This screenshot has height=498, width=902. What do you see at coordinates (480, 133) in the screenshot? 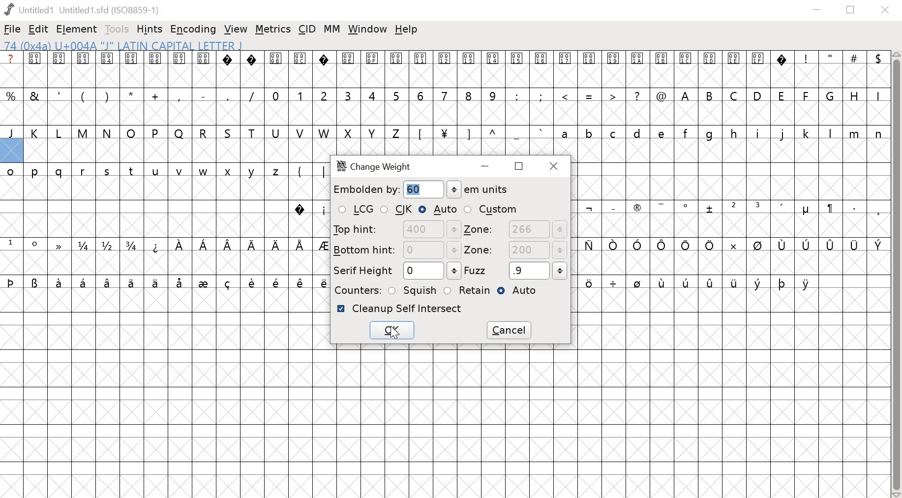
I see `symbols` at bounding box center [480, 133].